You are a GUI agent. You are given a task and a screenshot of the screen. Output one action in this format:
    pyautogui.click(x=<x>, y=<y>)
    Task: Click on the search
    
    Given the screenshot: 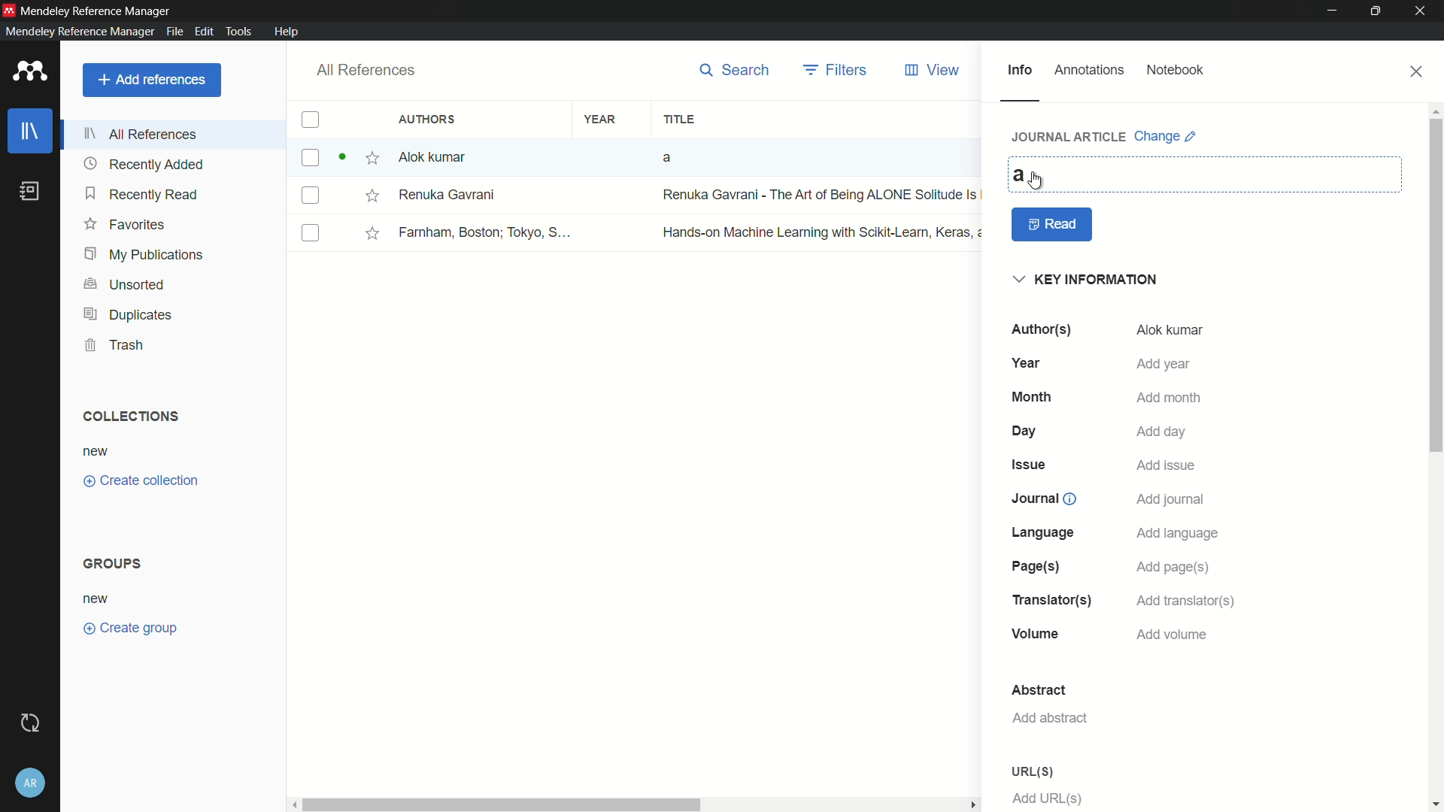 What is the action you would take?
    pyautogui.click(x=735, y=70)
    